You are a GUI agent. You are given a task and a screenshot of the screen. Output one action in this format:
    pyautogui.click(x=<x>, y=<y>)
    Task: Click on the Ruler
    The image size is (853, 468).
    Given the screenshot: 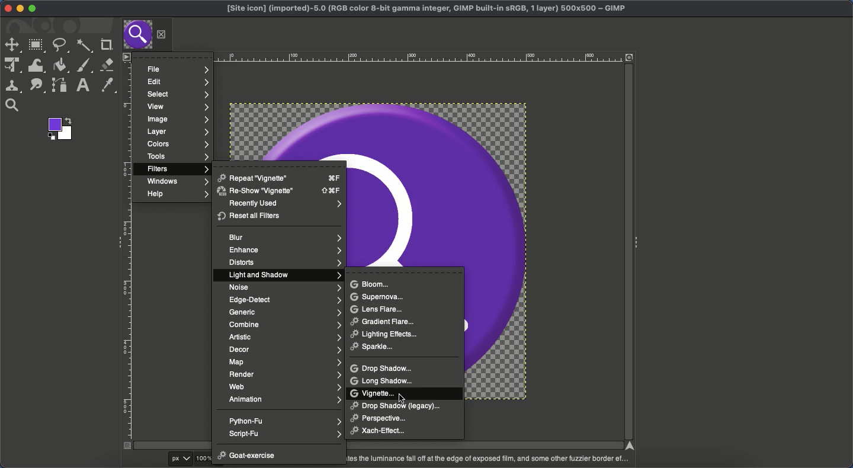 What is the action you would take?
    pyautogui.click(x=127, y=256)
    